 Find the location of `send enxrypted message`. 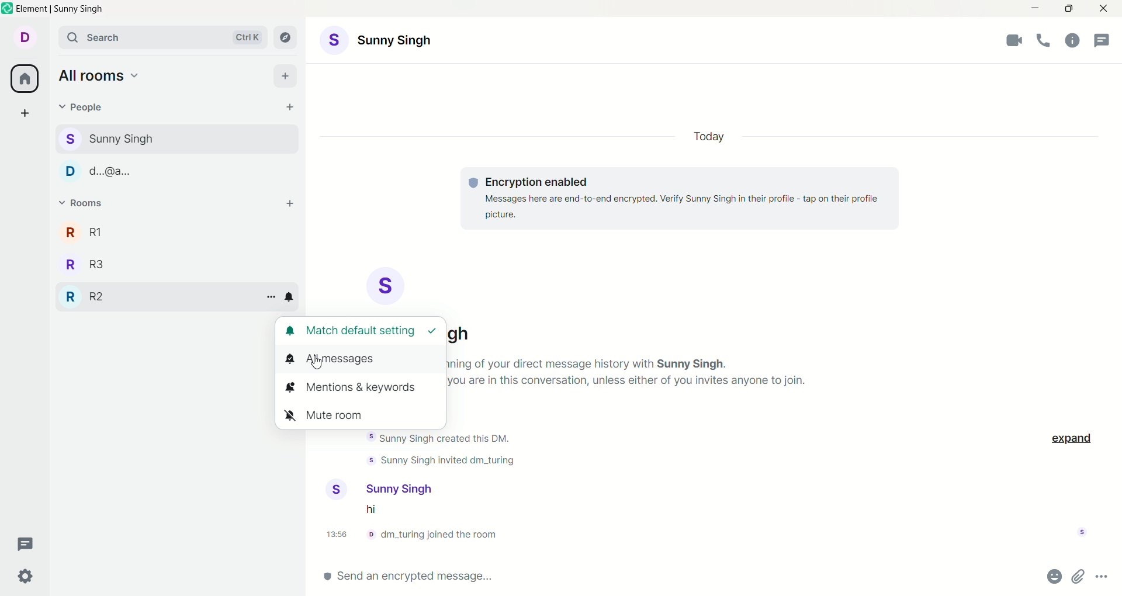

send enxrypted message is located at coordinates (425, 574).